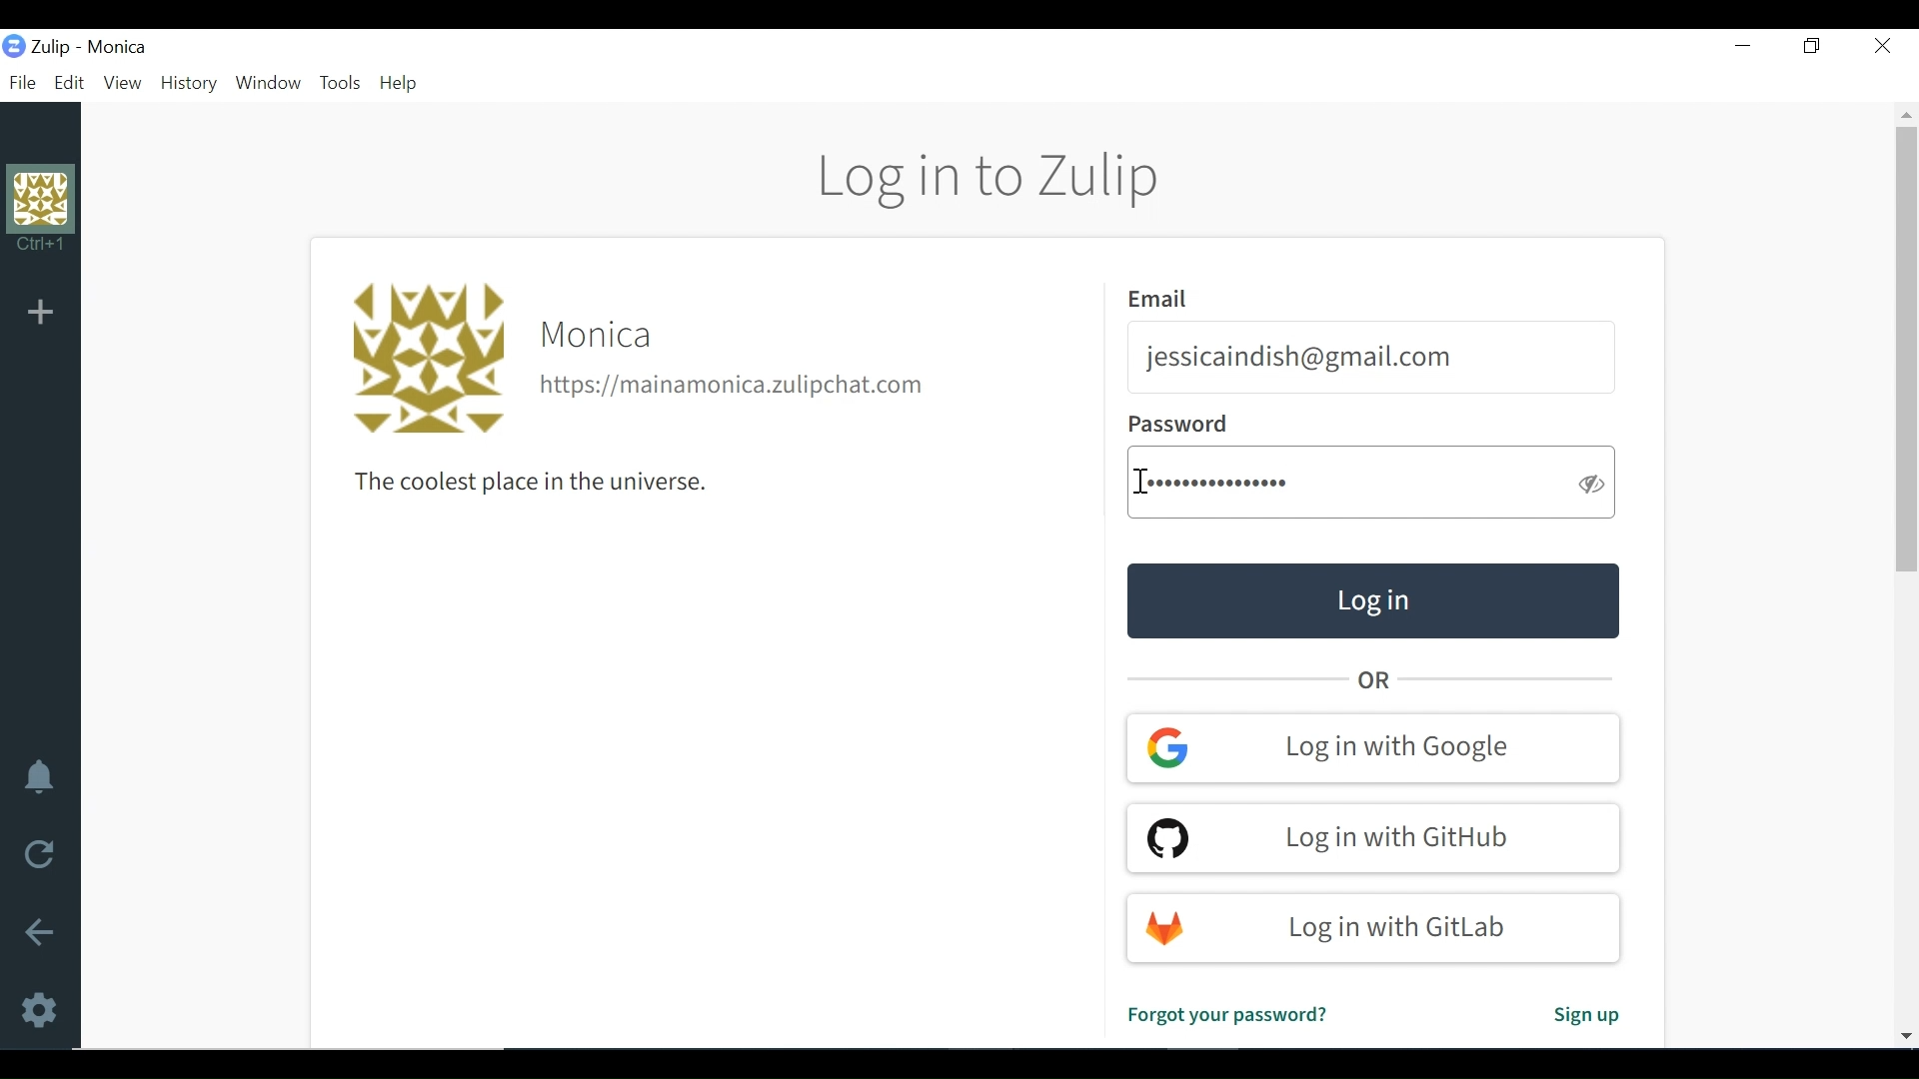 The width and height of the screenshot is (1919, 1079). I want to click on Sign up, so click(1584, 1018).